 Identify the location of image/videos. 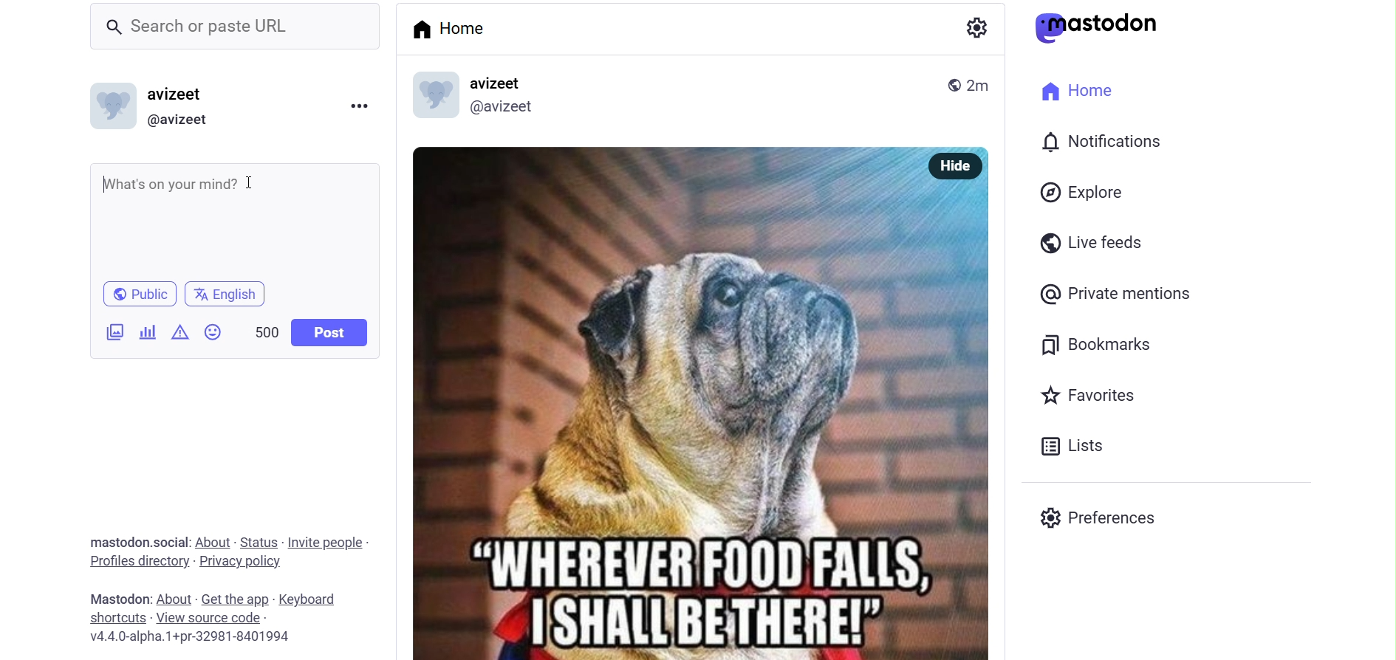
(112, 332).